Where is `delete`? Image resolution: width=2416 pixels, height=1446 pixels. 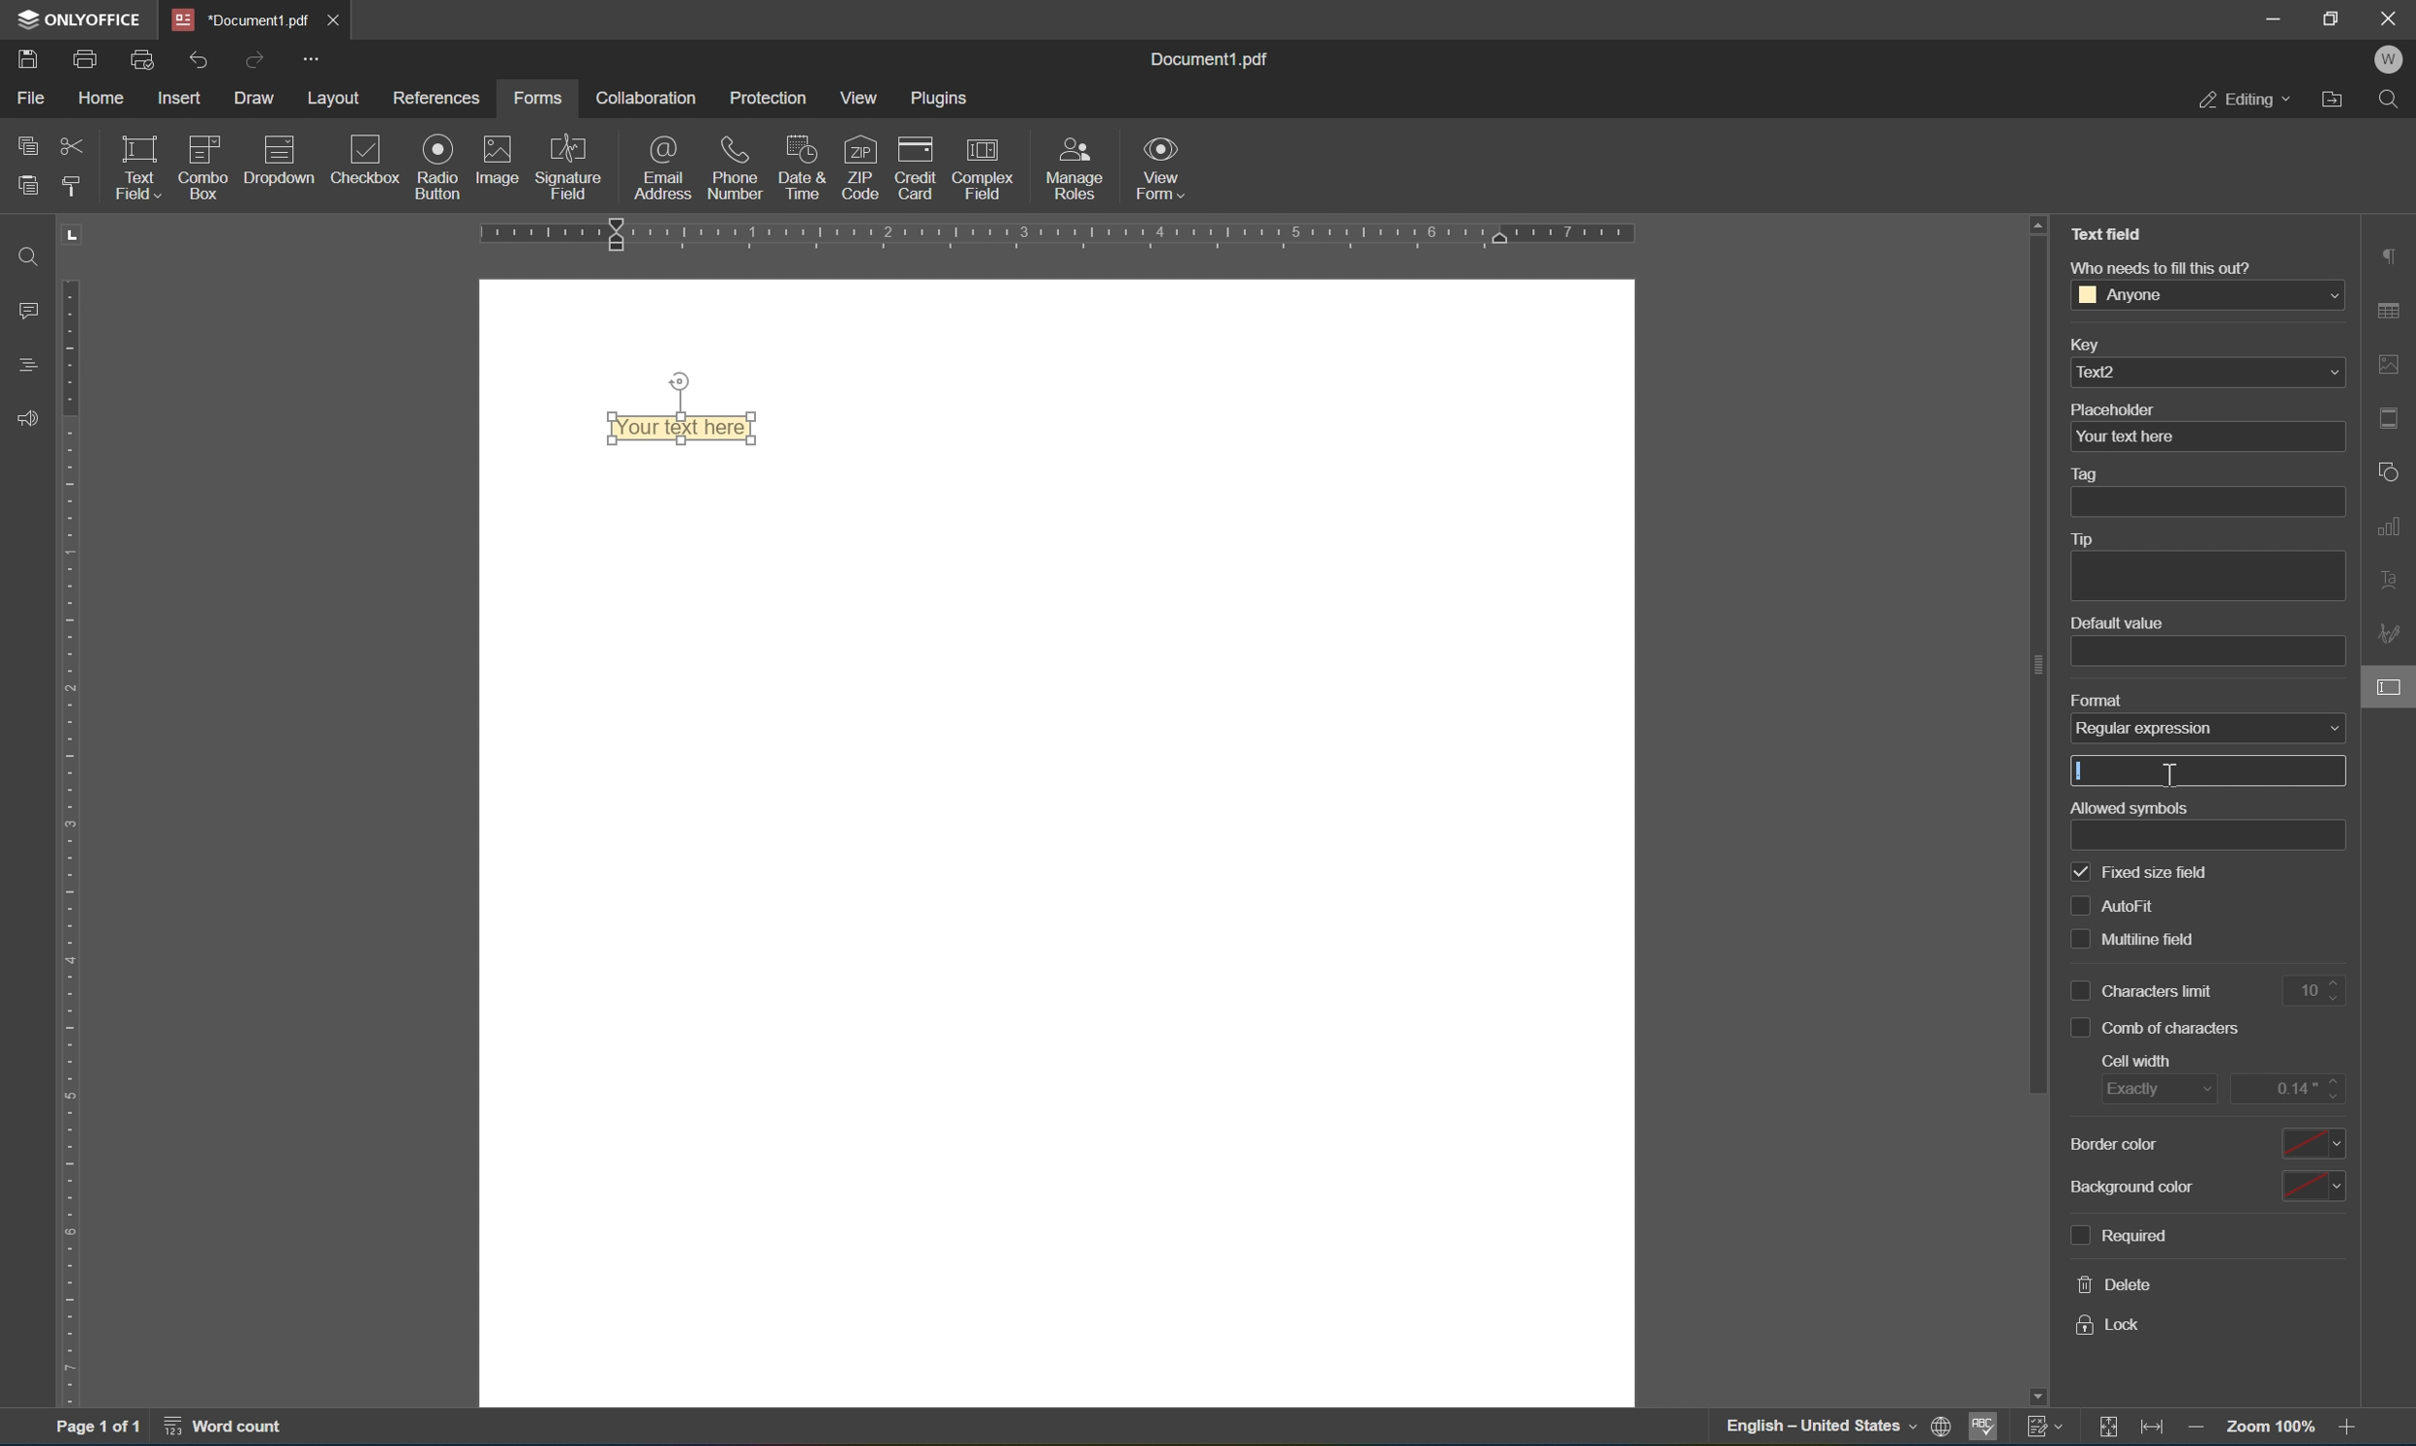
delete is located at coordinates (2113, 1285).